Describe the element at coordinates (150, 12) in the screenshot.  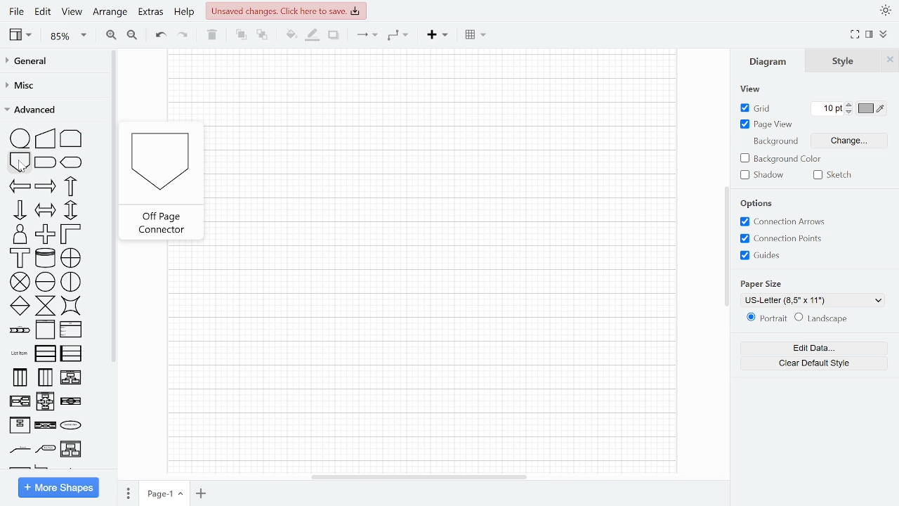
I see `Extras` at that location.